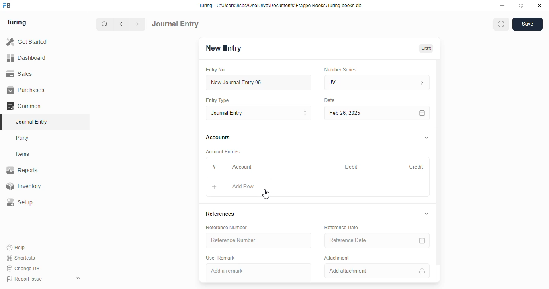  I want to click on reference number, so click(226, 228).